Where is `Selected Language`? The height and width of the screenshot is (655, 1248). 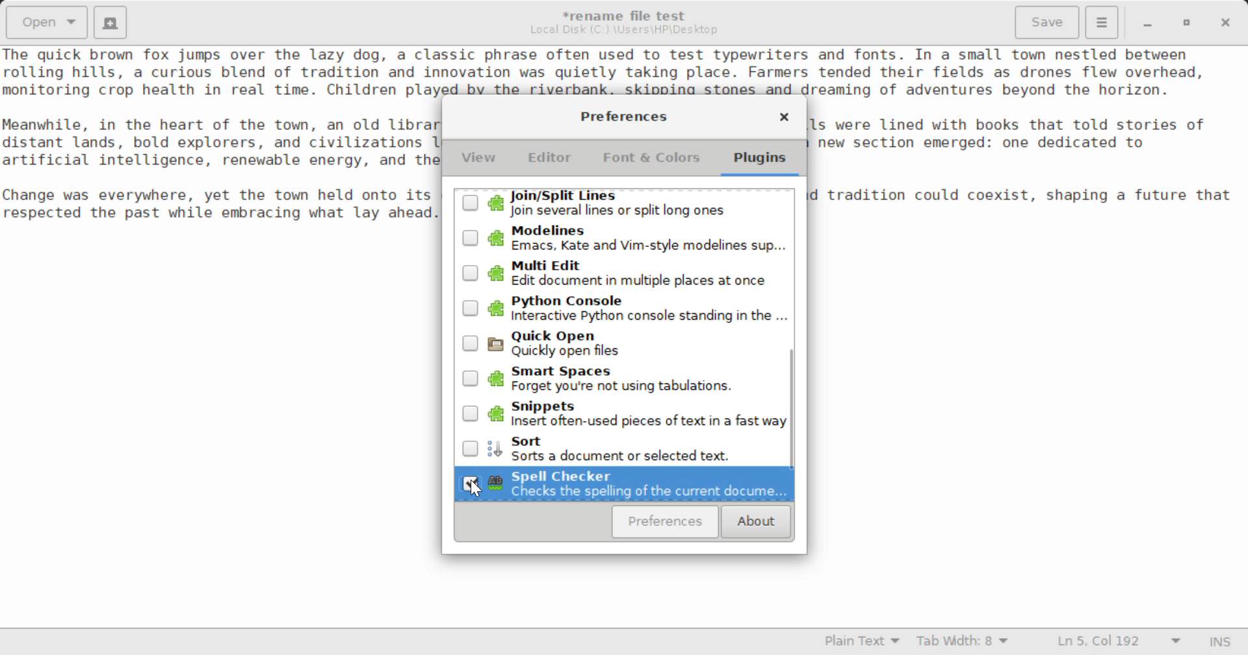
Selected Language is located at coordinates (863, 643).